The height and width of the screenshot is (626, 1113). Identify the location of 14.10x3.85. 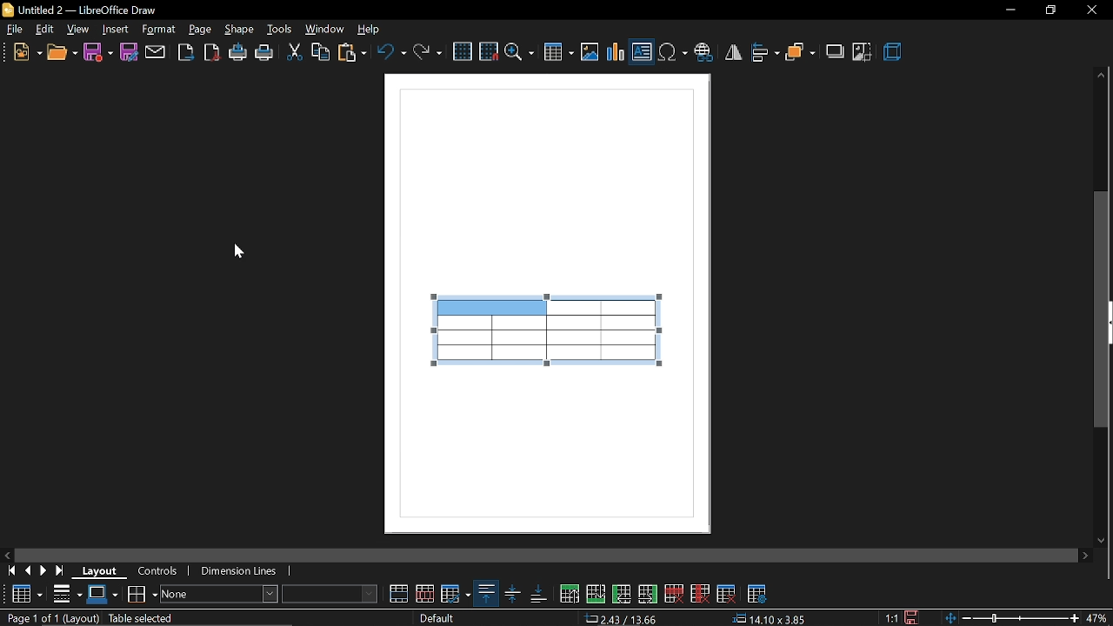
(770, 620).